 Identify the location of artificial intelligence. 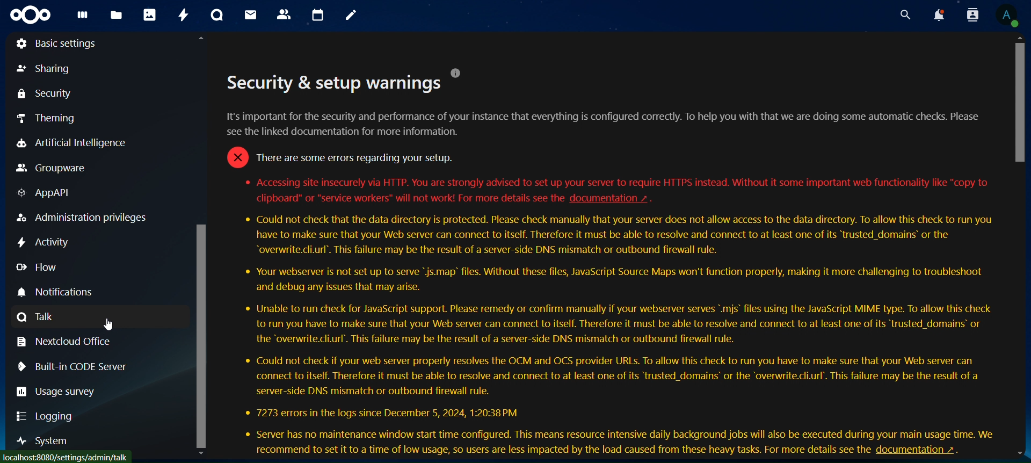
(74, 143).